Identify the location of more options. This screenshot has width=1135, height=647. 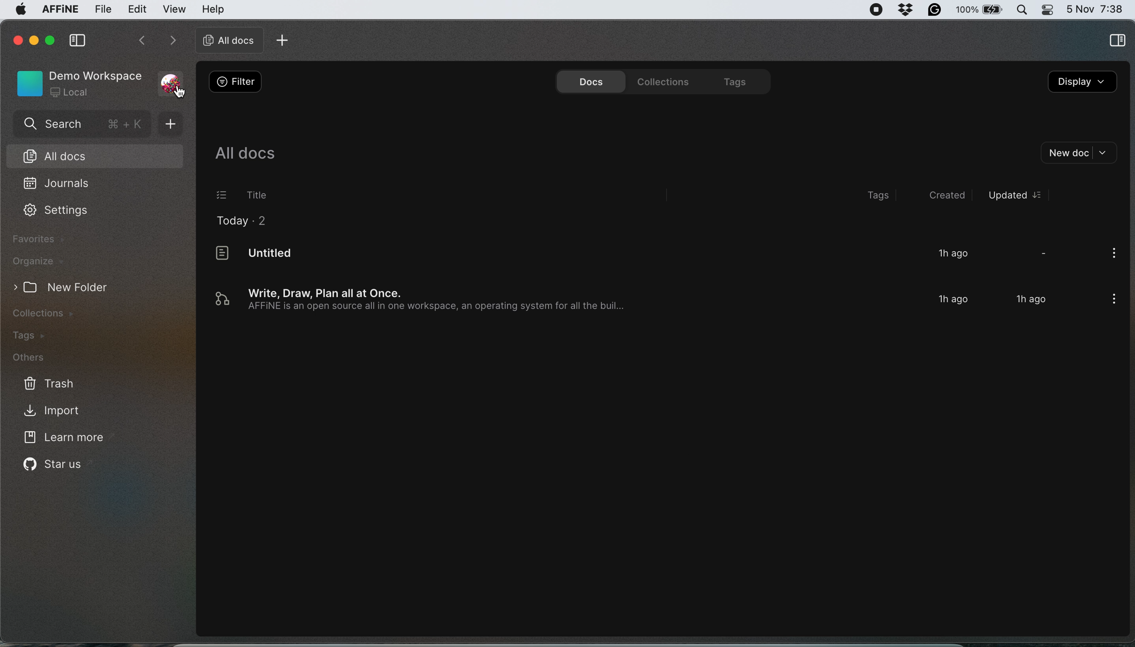
(1111, 300).